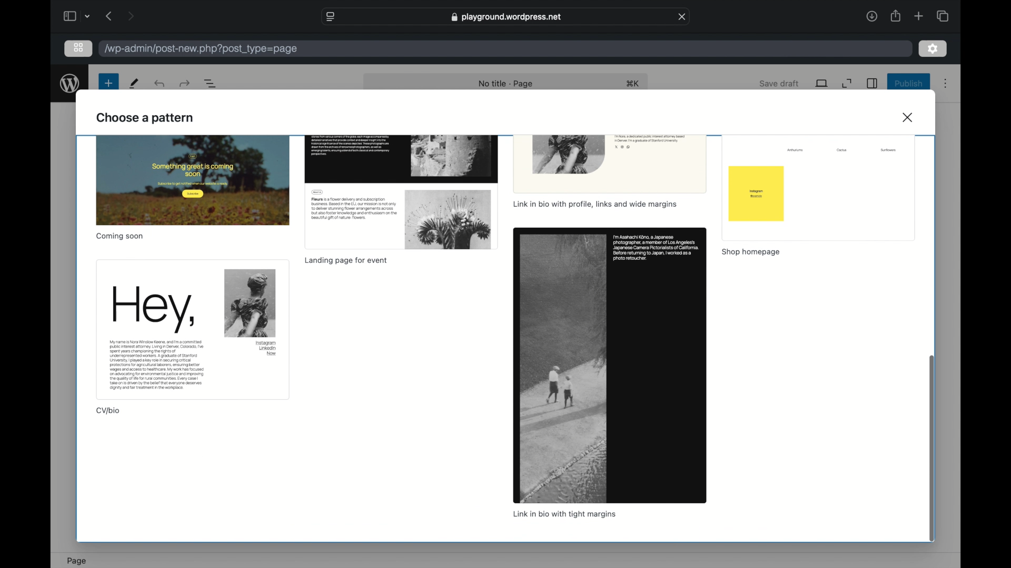  I want to click on coming soon, so click(119, 236).